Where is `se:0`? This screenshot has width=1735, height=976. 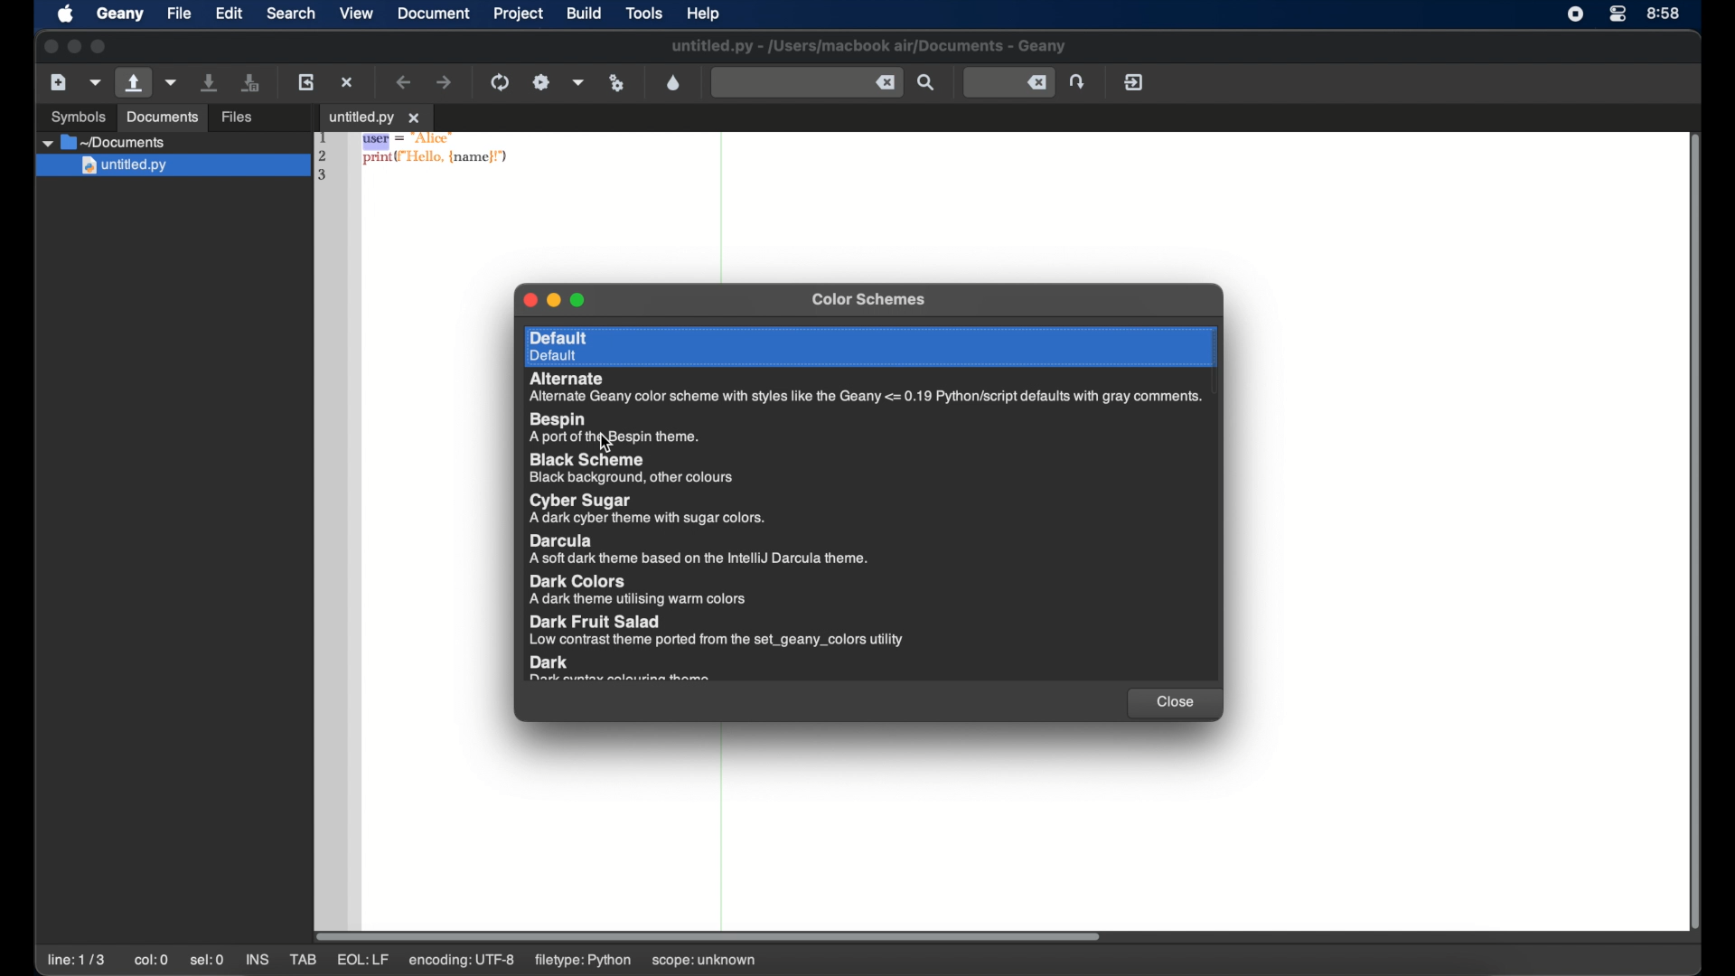 se:0 is located at coordinates (208, 959).